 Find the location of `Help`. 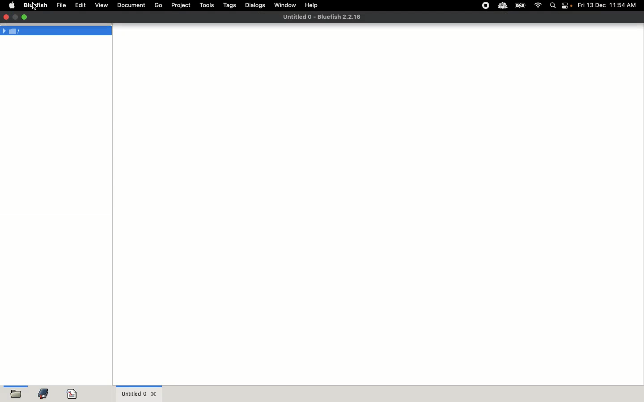

Help is located at coordinates (312, 5).